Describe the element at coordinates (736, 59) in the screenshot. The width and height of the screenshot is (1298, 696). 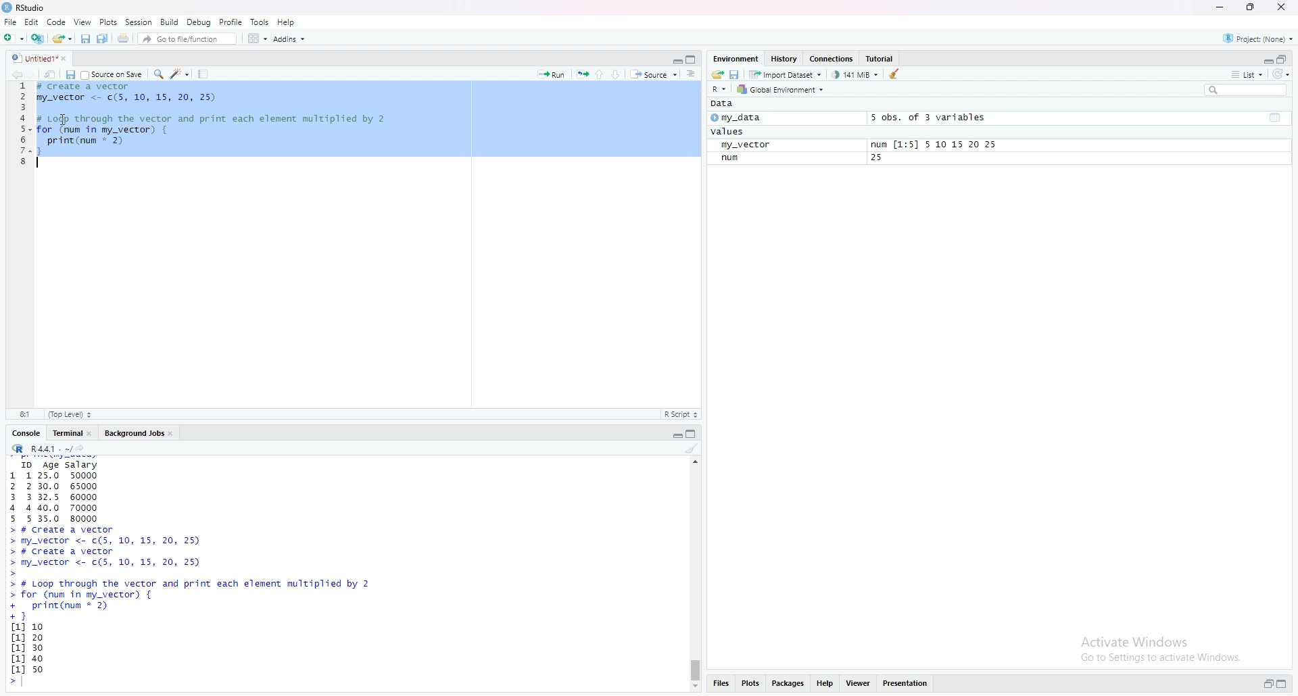
I see `Environment` at that location.